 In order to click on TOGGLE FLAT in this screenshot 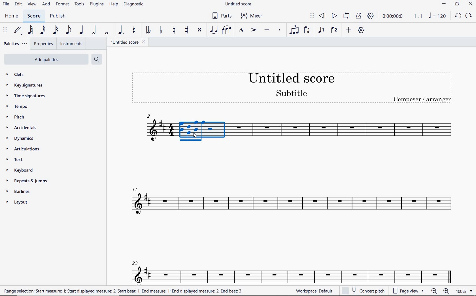, I will do `click(161, 31)`.